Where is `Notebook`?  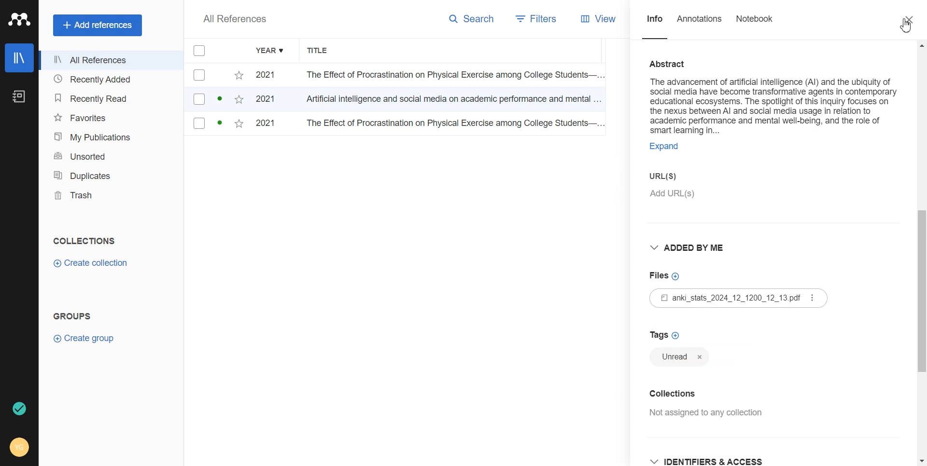 Notebook is located at coordinates (19, 97).